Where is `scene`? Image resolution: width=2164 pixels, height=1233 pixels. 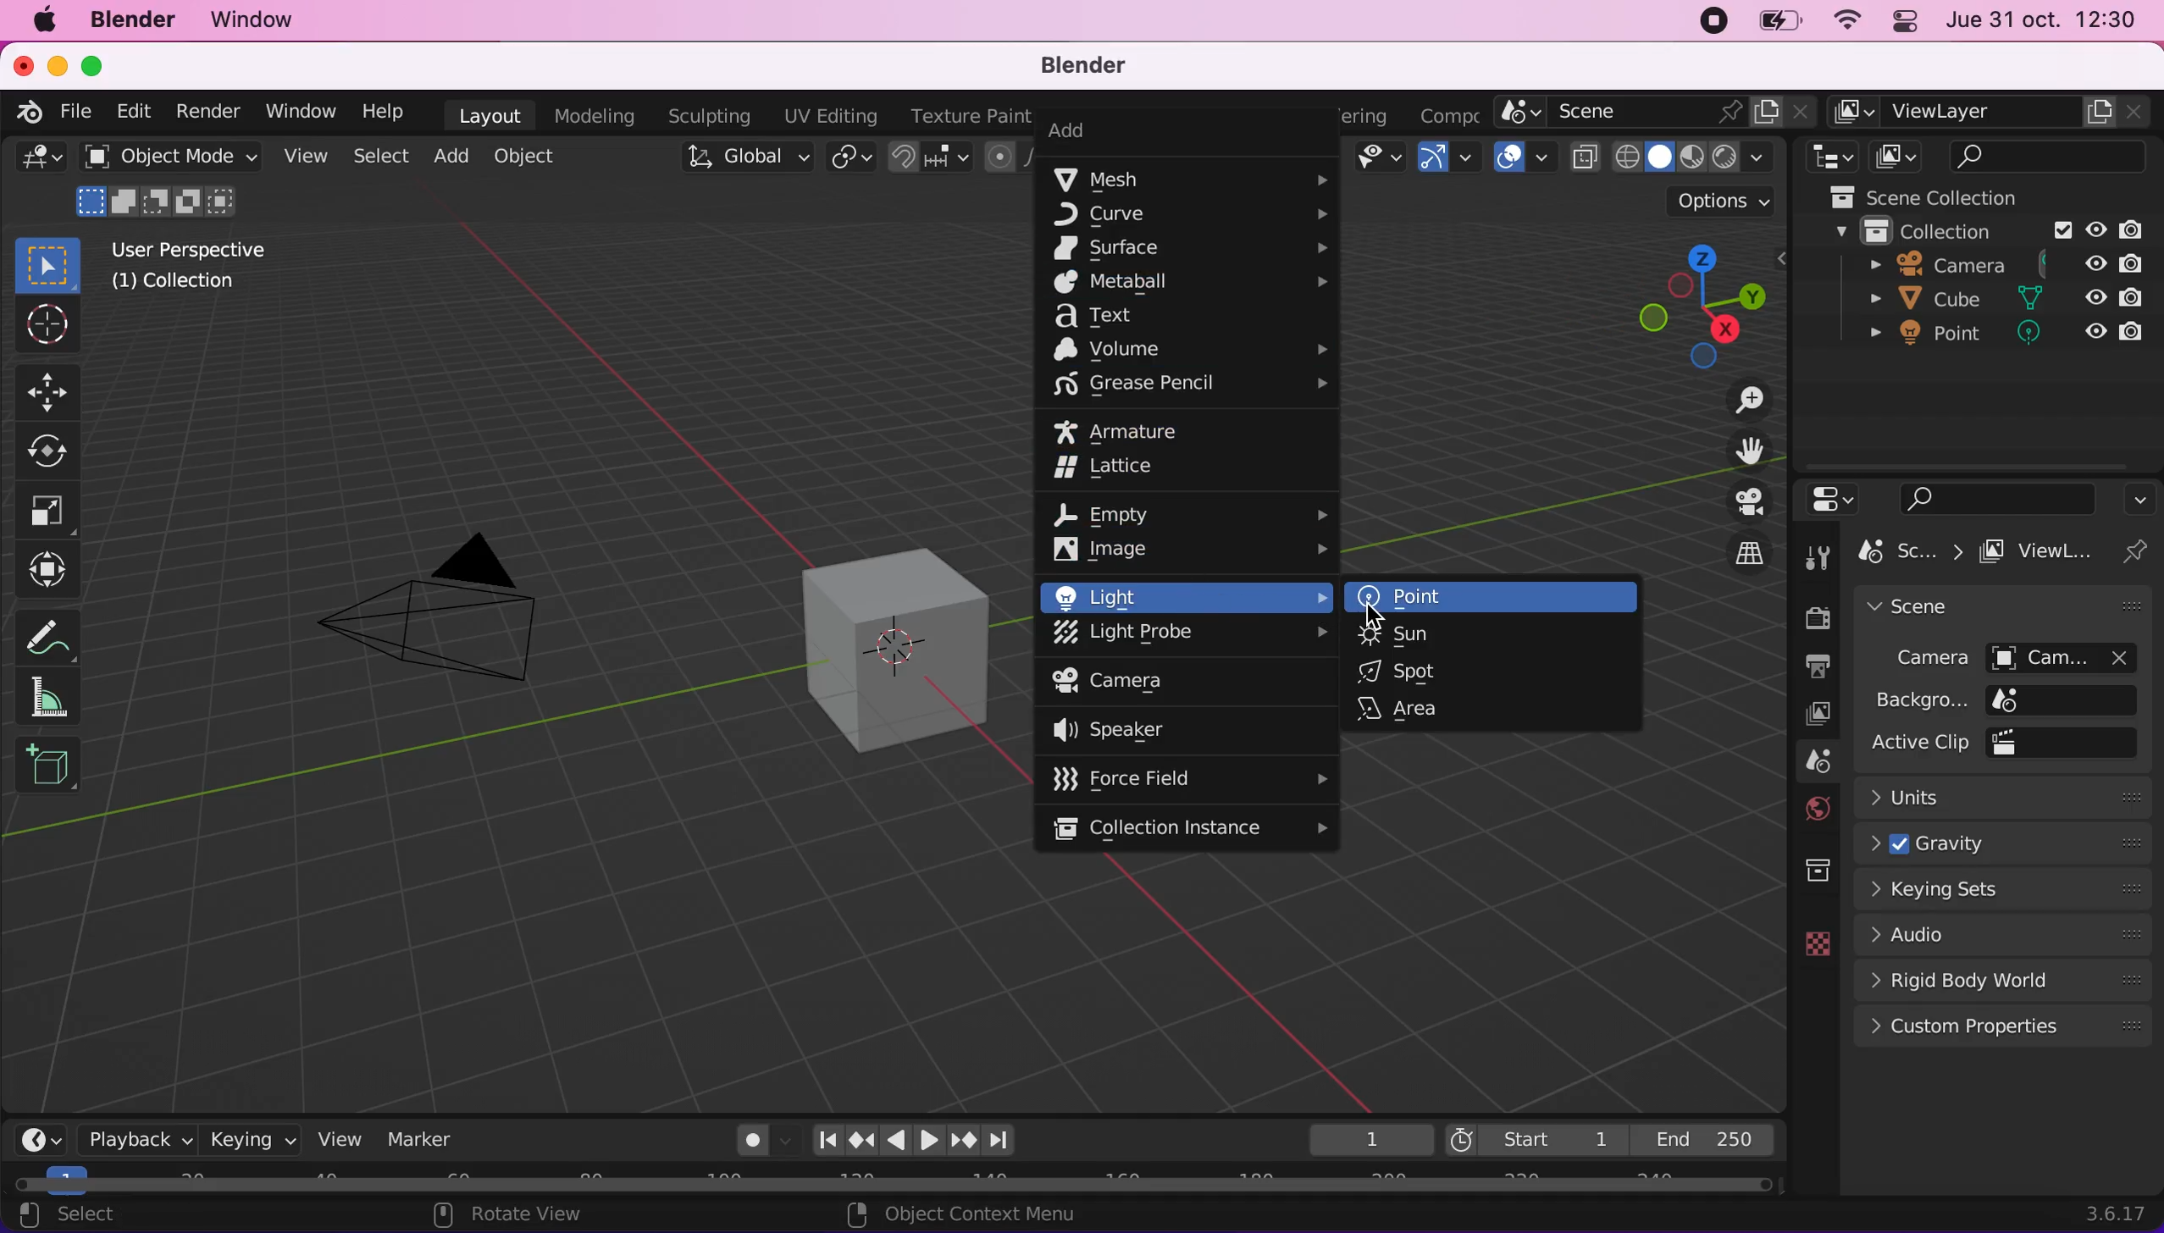 scene is located at coordinates (1657, 111).